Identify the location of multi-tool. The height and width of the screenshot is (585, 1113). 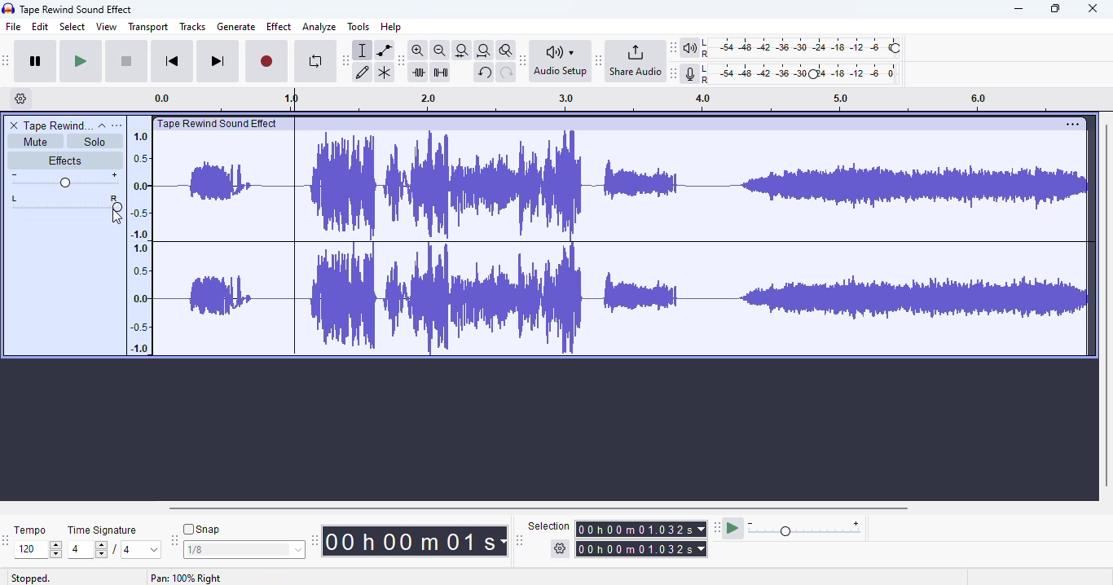
(385, 73).